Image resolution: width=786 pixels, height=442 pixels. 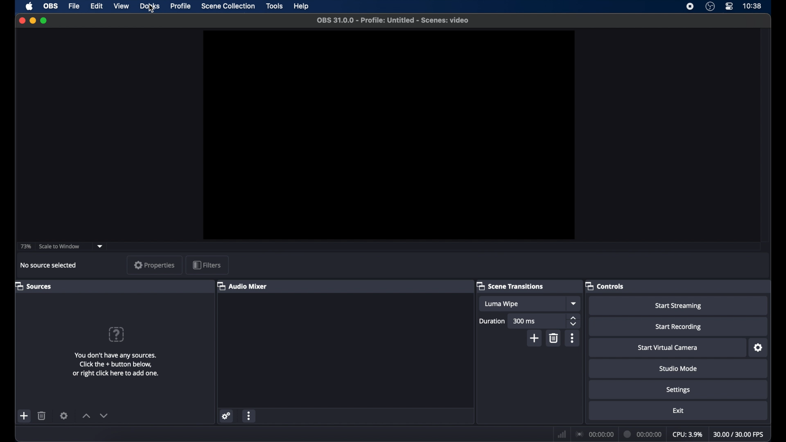 What do you see at coordinates (96, 6) in the screenshot?
I see `edit` at bounding box center [96, 6].